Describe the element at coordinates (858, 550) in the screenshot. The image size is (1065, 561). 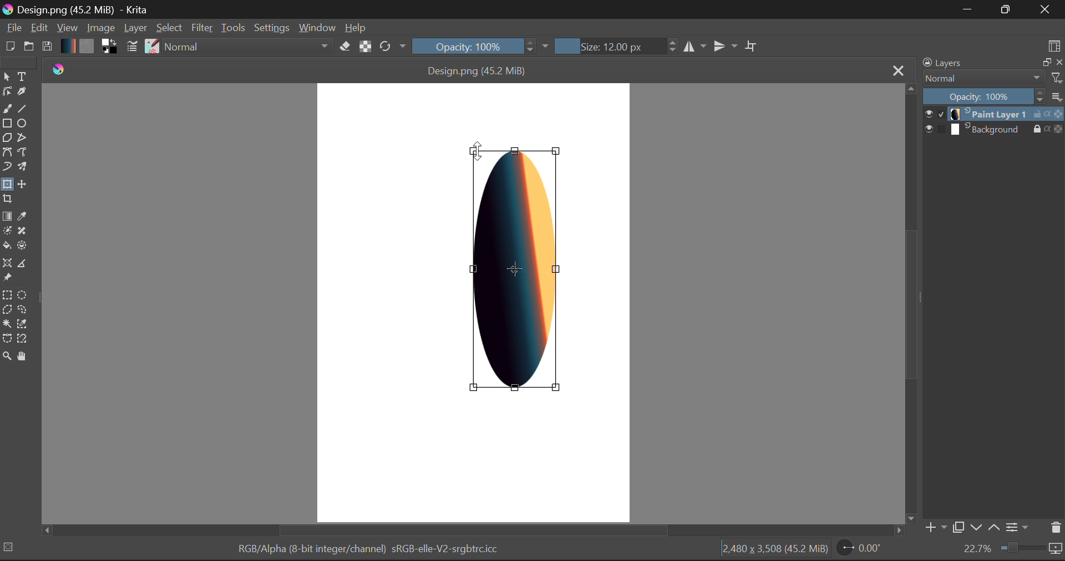
I see `Page Rotation` at that location.